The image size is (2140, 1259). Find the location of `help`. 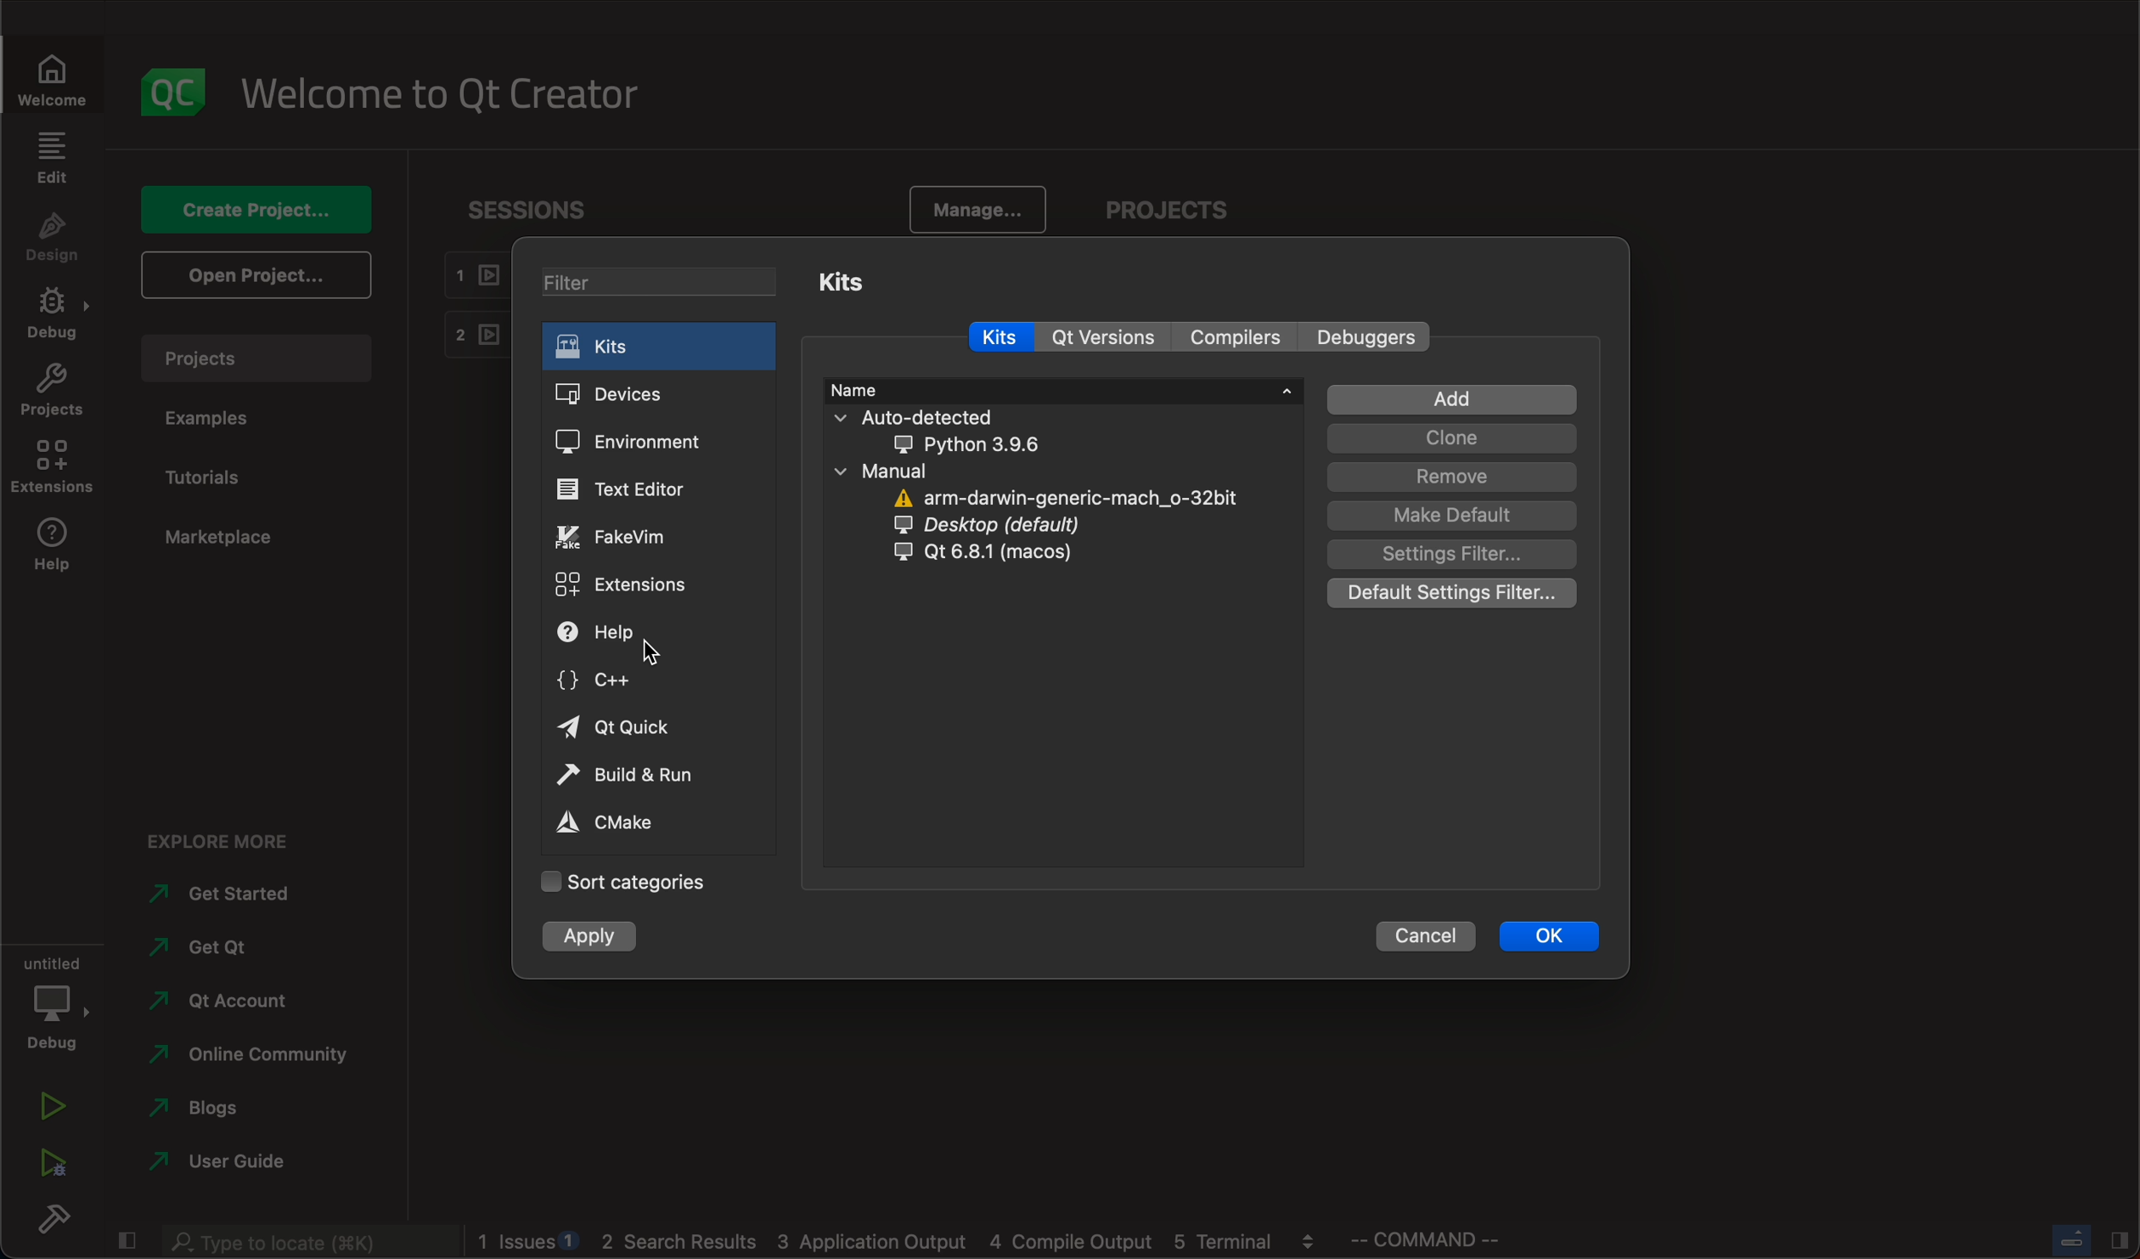

help is located at coordinates (58, 544).